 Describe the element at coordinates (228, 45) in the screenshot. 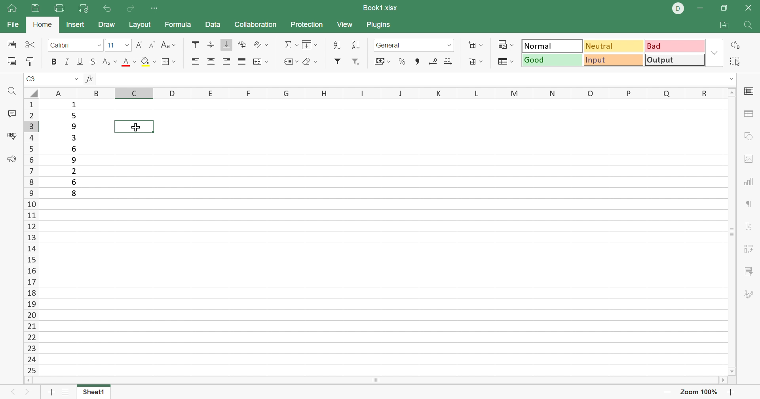

I see `Align bottom` at that location.